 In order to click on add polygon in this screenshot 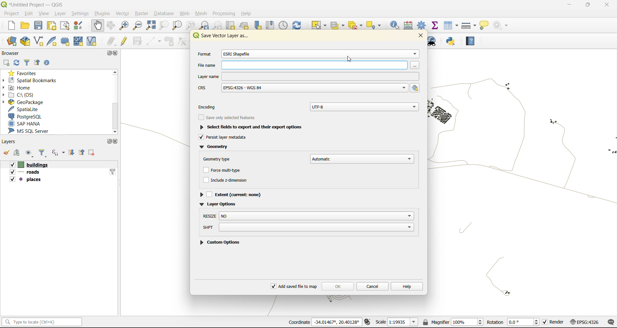, I will do `click(170, 41)`.